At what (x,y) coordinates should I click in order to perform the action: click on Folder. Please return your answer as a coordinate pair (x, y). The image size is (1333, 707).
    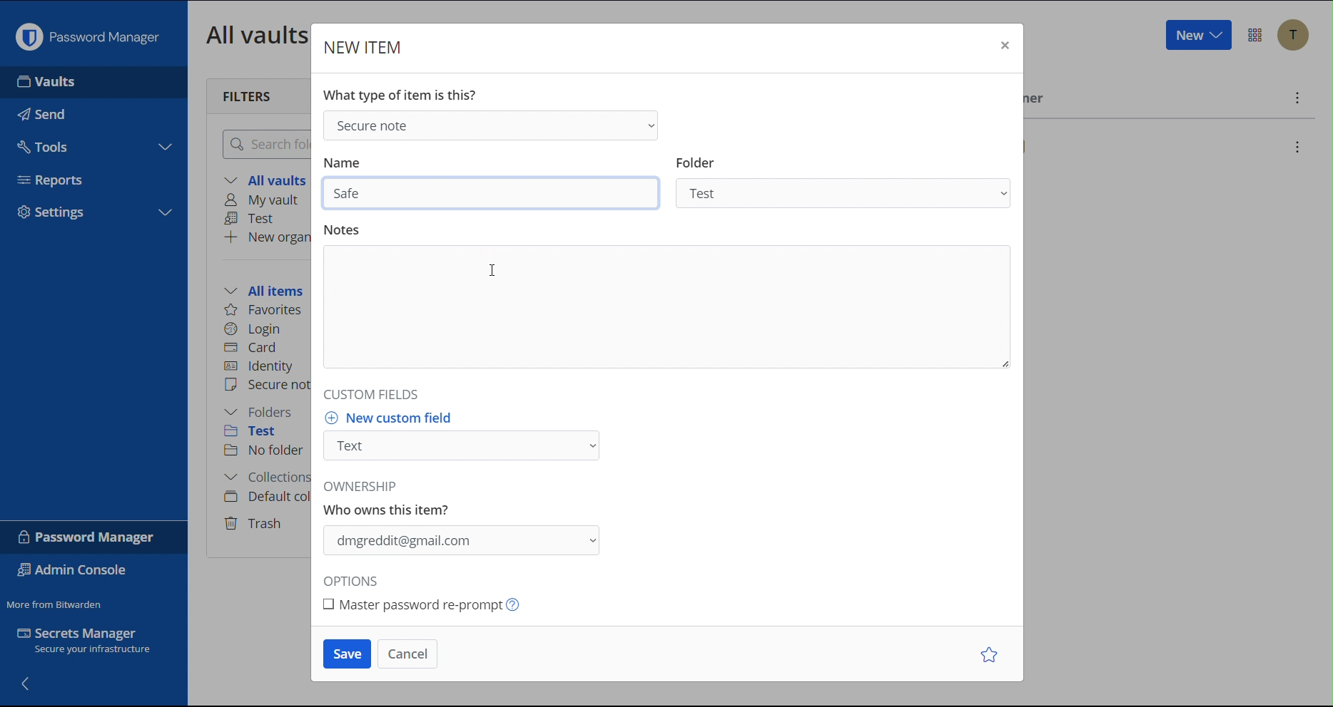
    Looking at the image, I should click on (845, 192).